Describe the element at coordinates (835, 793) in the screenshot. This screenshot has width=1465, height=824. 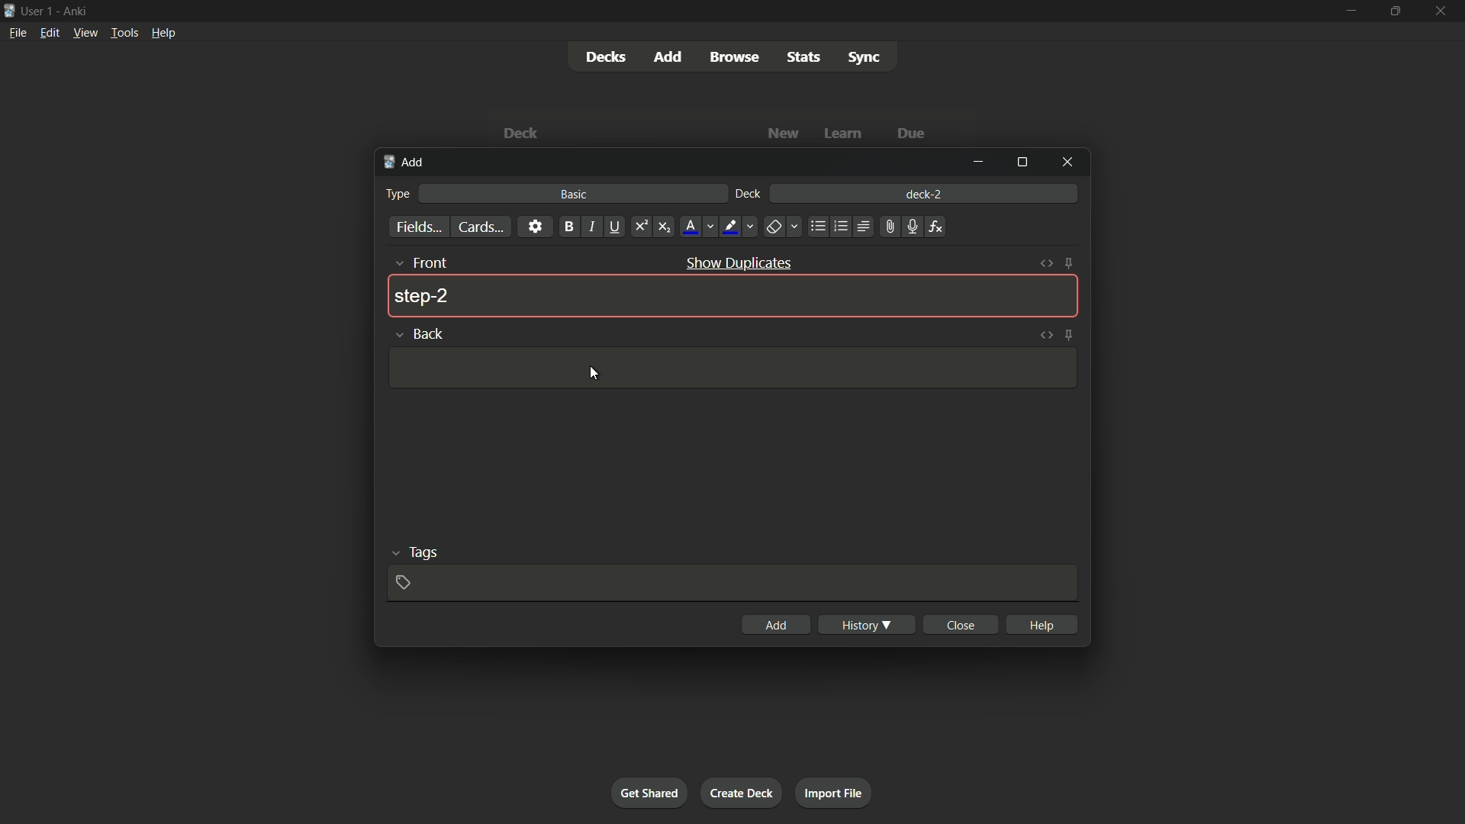
I see `import file` at that location.